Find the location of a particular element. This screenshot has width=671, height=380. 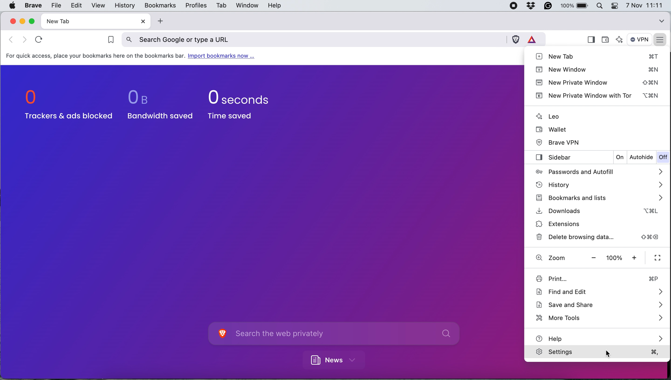

import bookmarks now... is located at coordinates (224, 56).